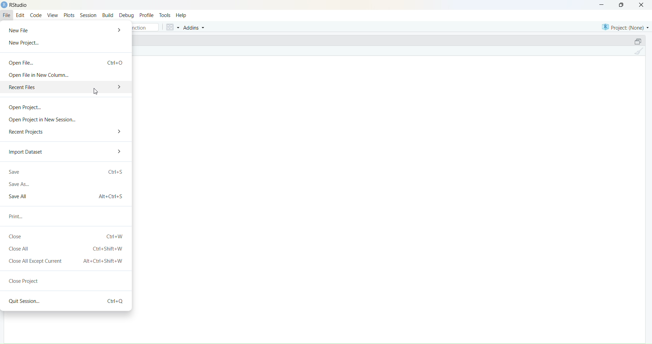  What do you see at coordinates (638, 40) in the screenshot?
I see `Maximize/Restore` at bounding box center [638, 40].